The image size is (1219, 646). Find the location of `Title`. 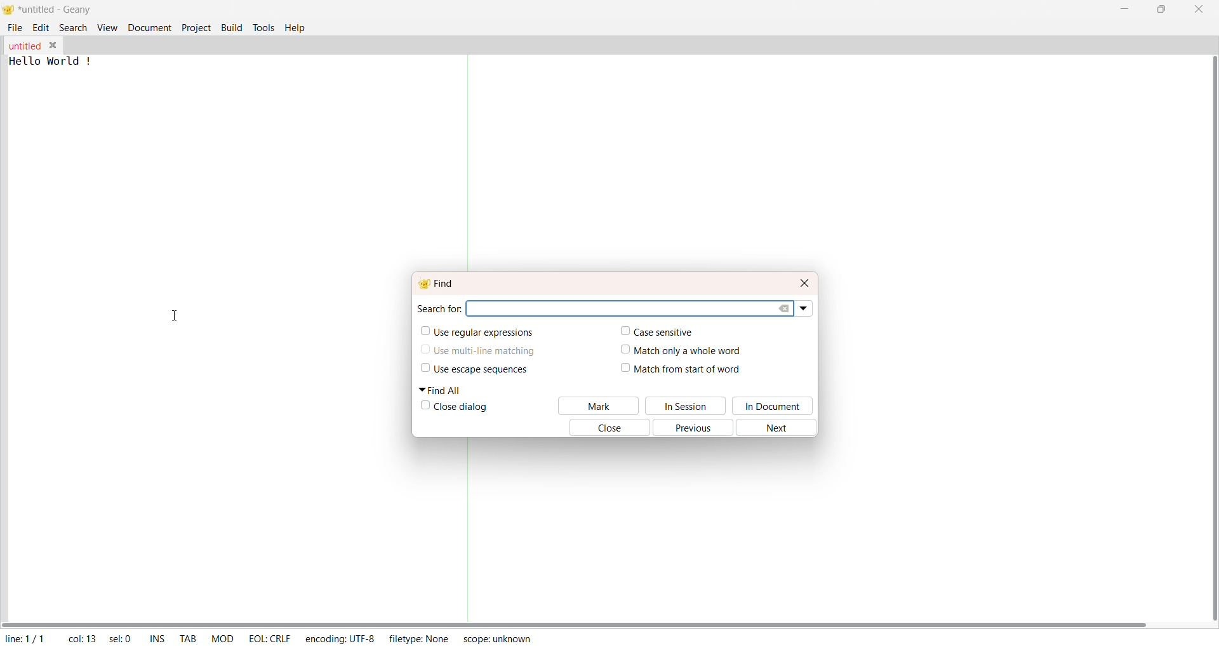

Title is located at coordinates (58, 11).